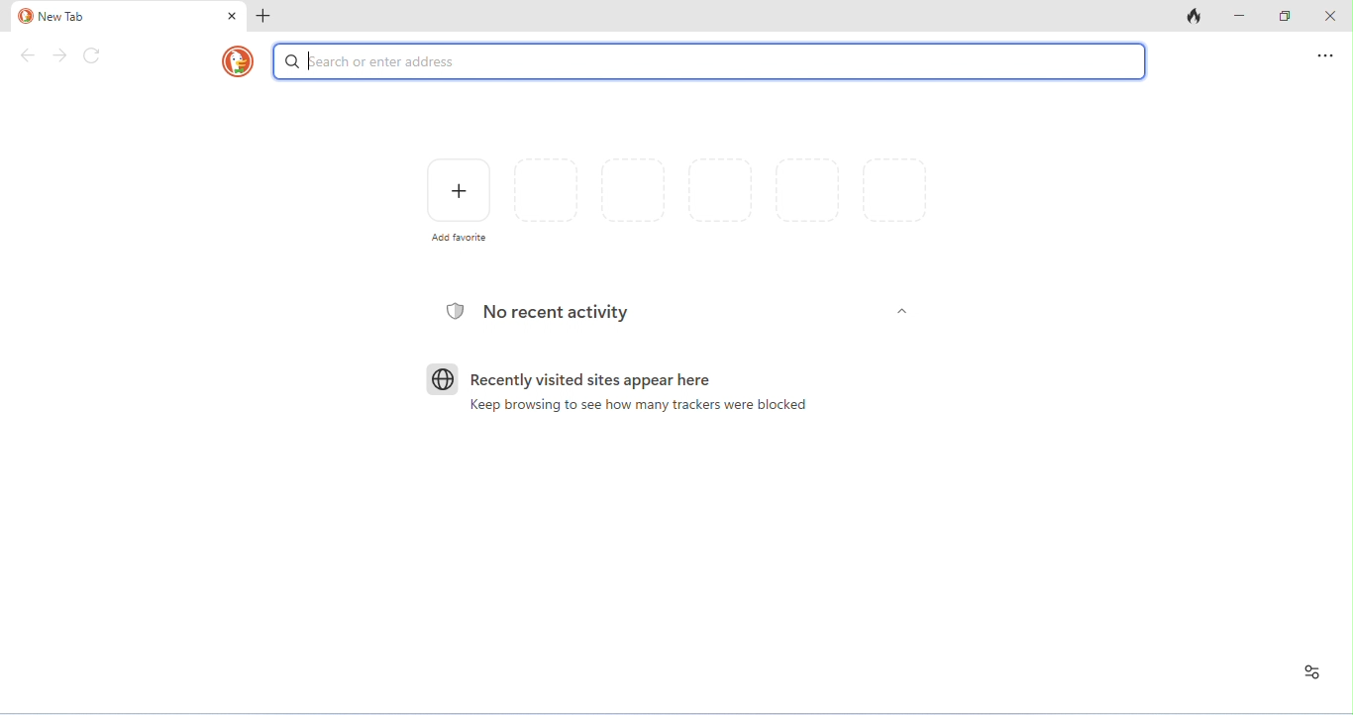  Describe the element at coordinates (591, 380) in the screenshot. I see `recently visited sites will appear here` at that location.